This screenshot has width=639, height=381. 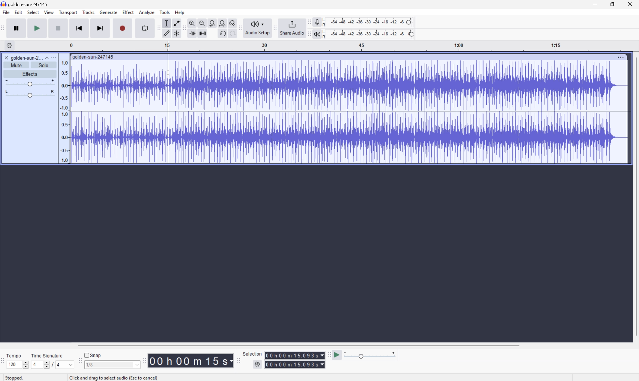 What do you see at coordinates (202, 33) in the screenshot?
I see `Silence audio selection` at bounding box center [202, 33].